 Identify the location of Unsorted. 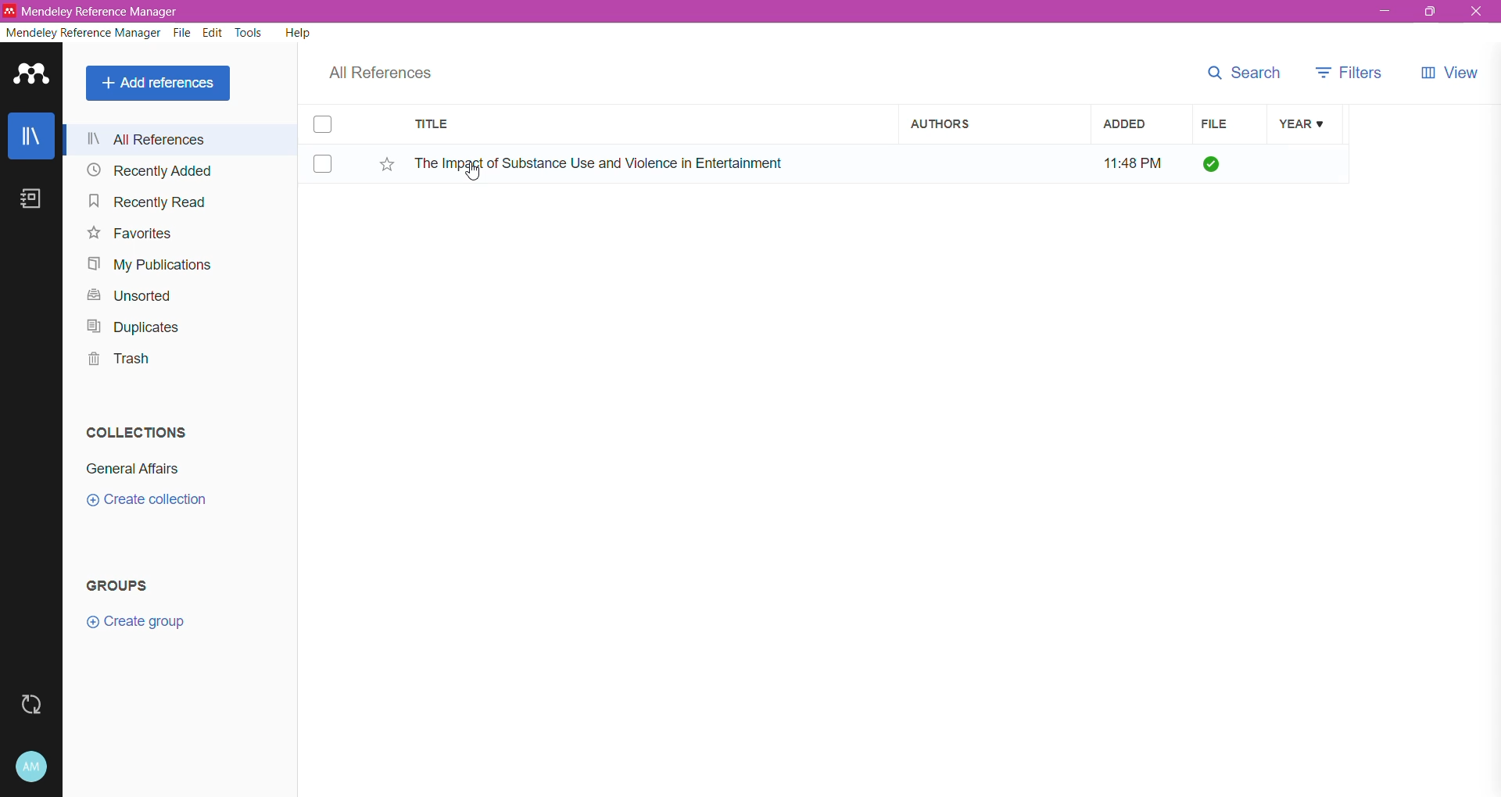
(128, 296).